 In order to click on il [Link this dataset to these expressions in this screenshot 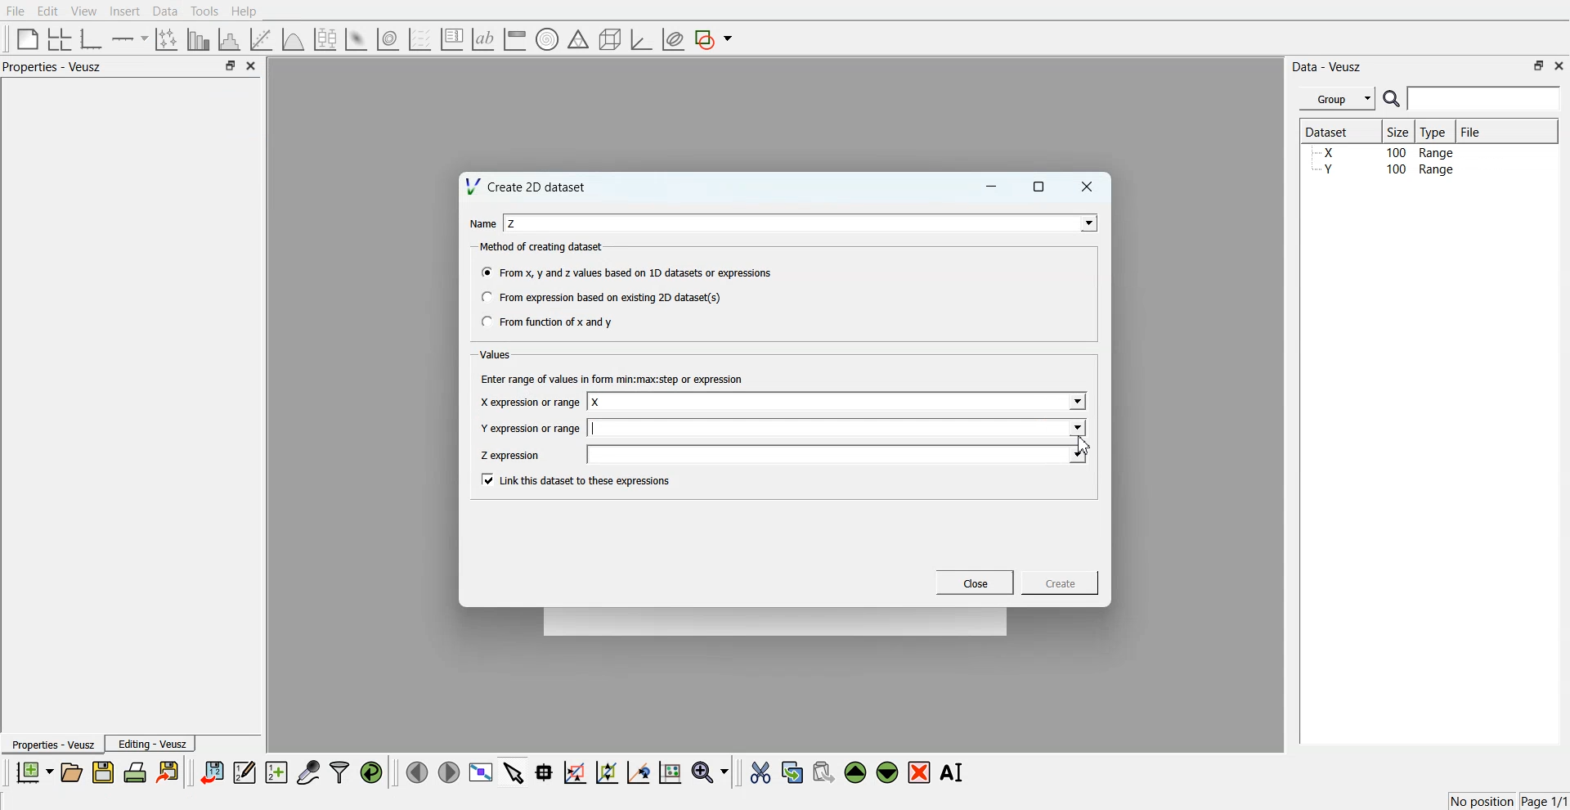, I will do `click(577, 479)`.